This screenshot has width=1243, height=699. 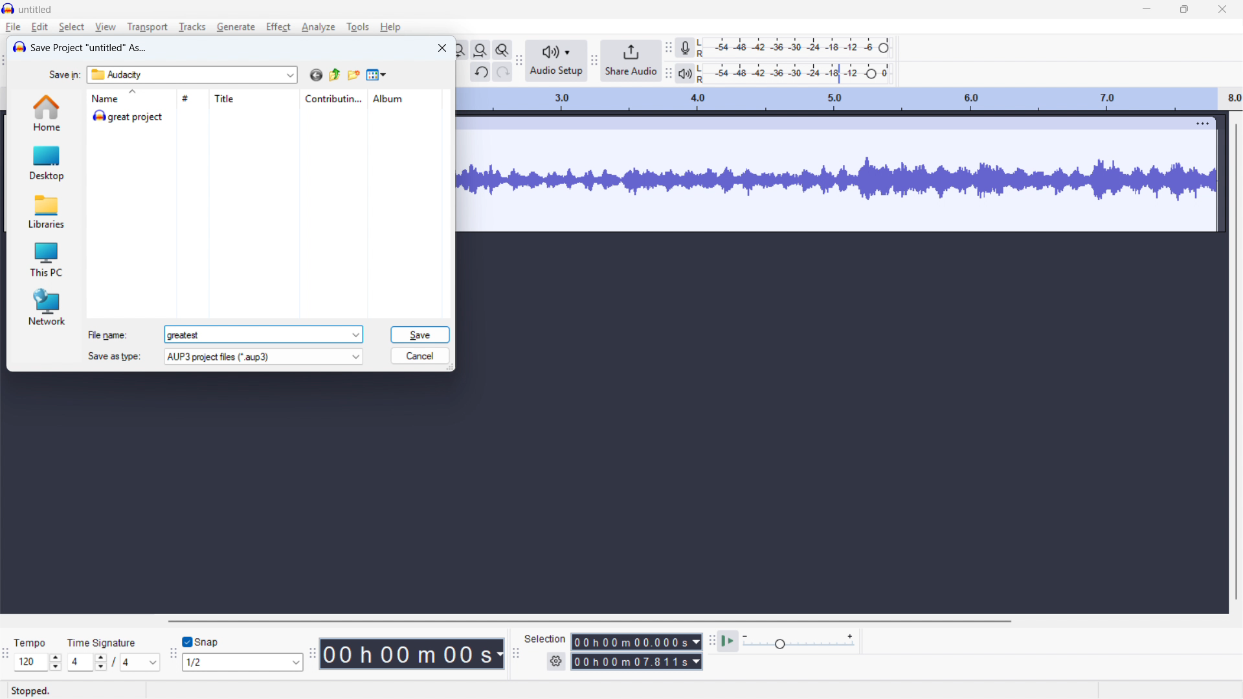 What do you see at coordinates (5, 654) in the screenshot?
I see `time signature toolbar` at bounding box center [5, 654].